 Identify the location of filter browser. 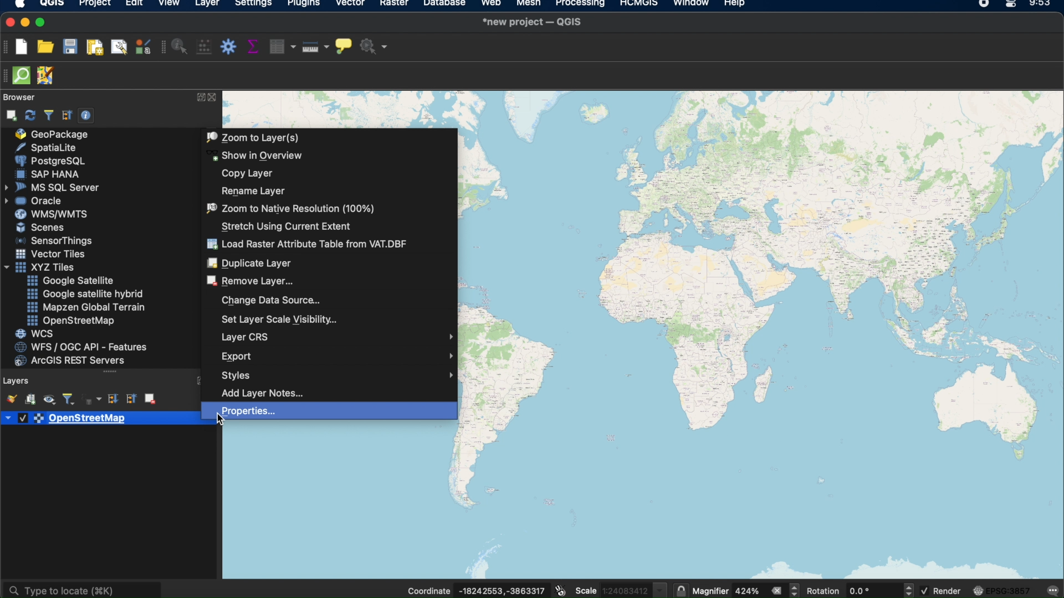
(48, 115).